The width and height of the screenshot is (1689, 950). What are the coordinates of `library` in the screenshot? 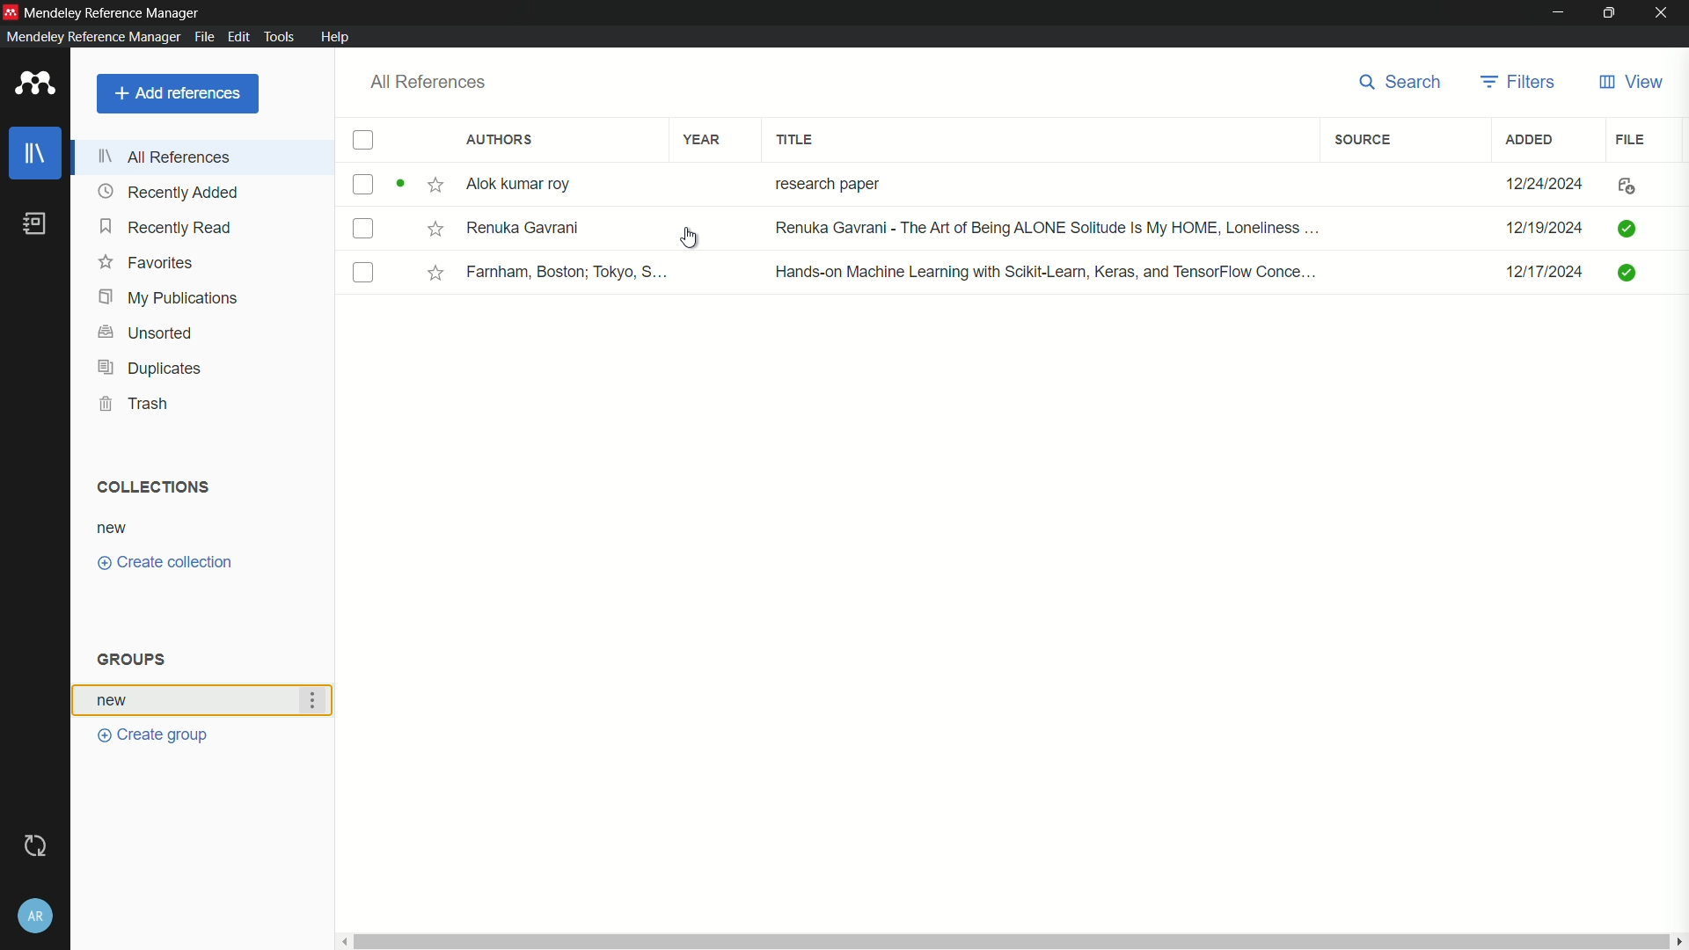 It's located at (38, 154).